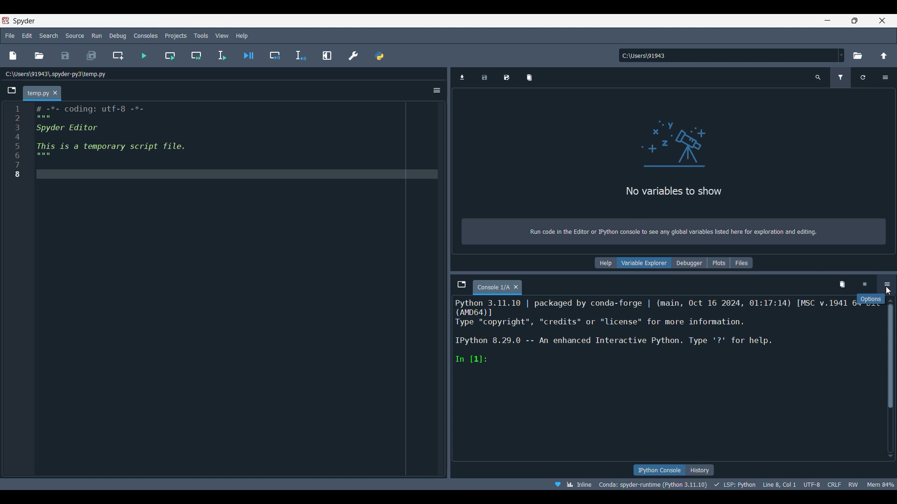 The height and width of the screenshot is (504, 897). Describe the element at coordinates (886, 78) in the screenshot. I see `Options` at that location.